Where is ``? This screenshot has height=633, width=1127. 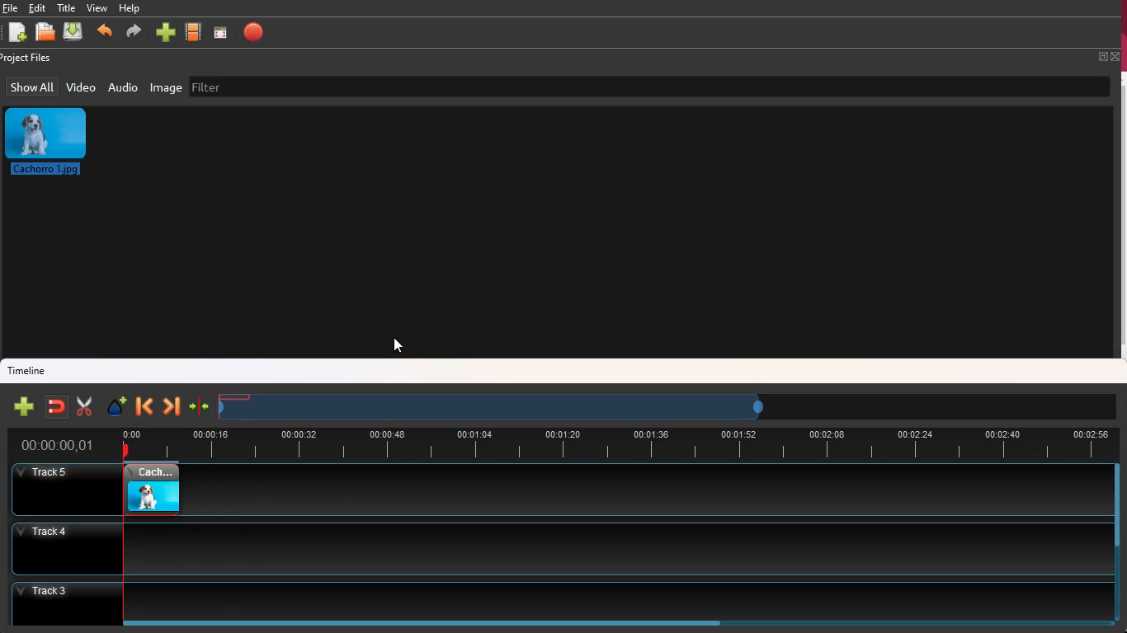
 is located at coordinates (64, 491).